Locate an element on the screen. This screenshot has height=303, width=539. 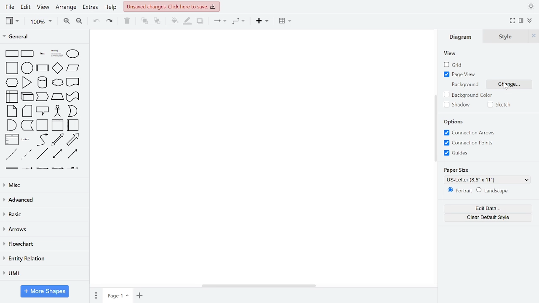
Paper size is located at coordinates (459, 170).